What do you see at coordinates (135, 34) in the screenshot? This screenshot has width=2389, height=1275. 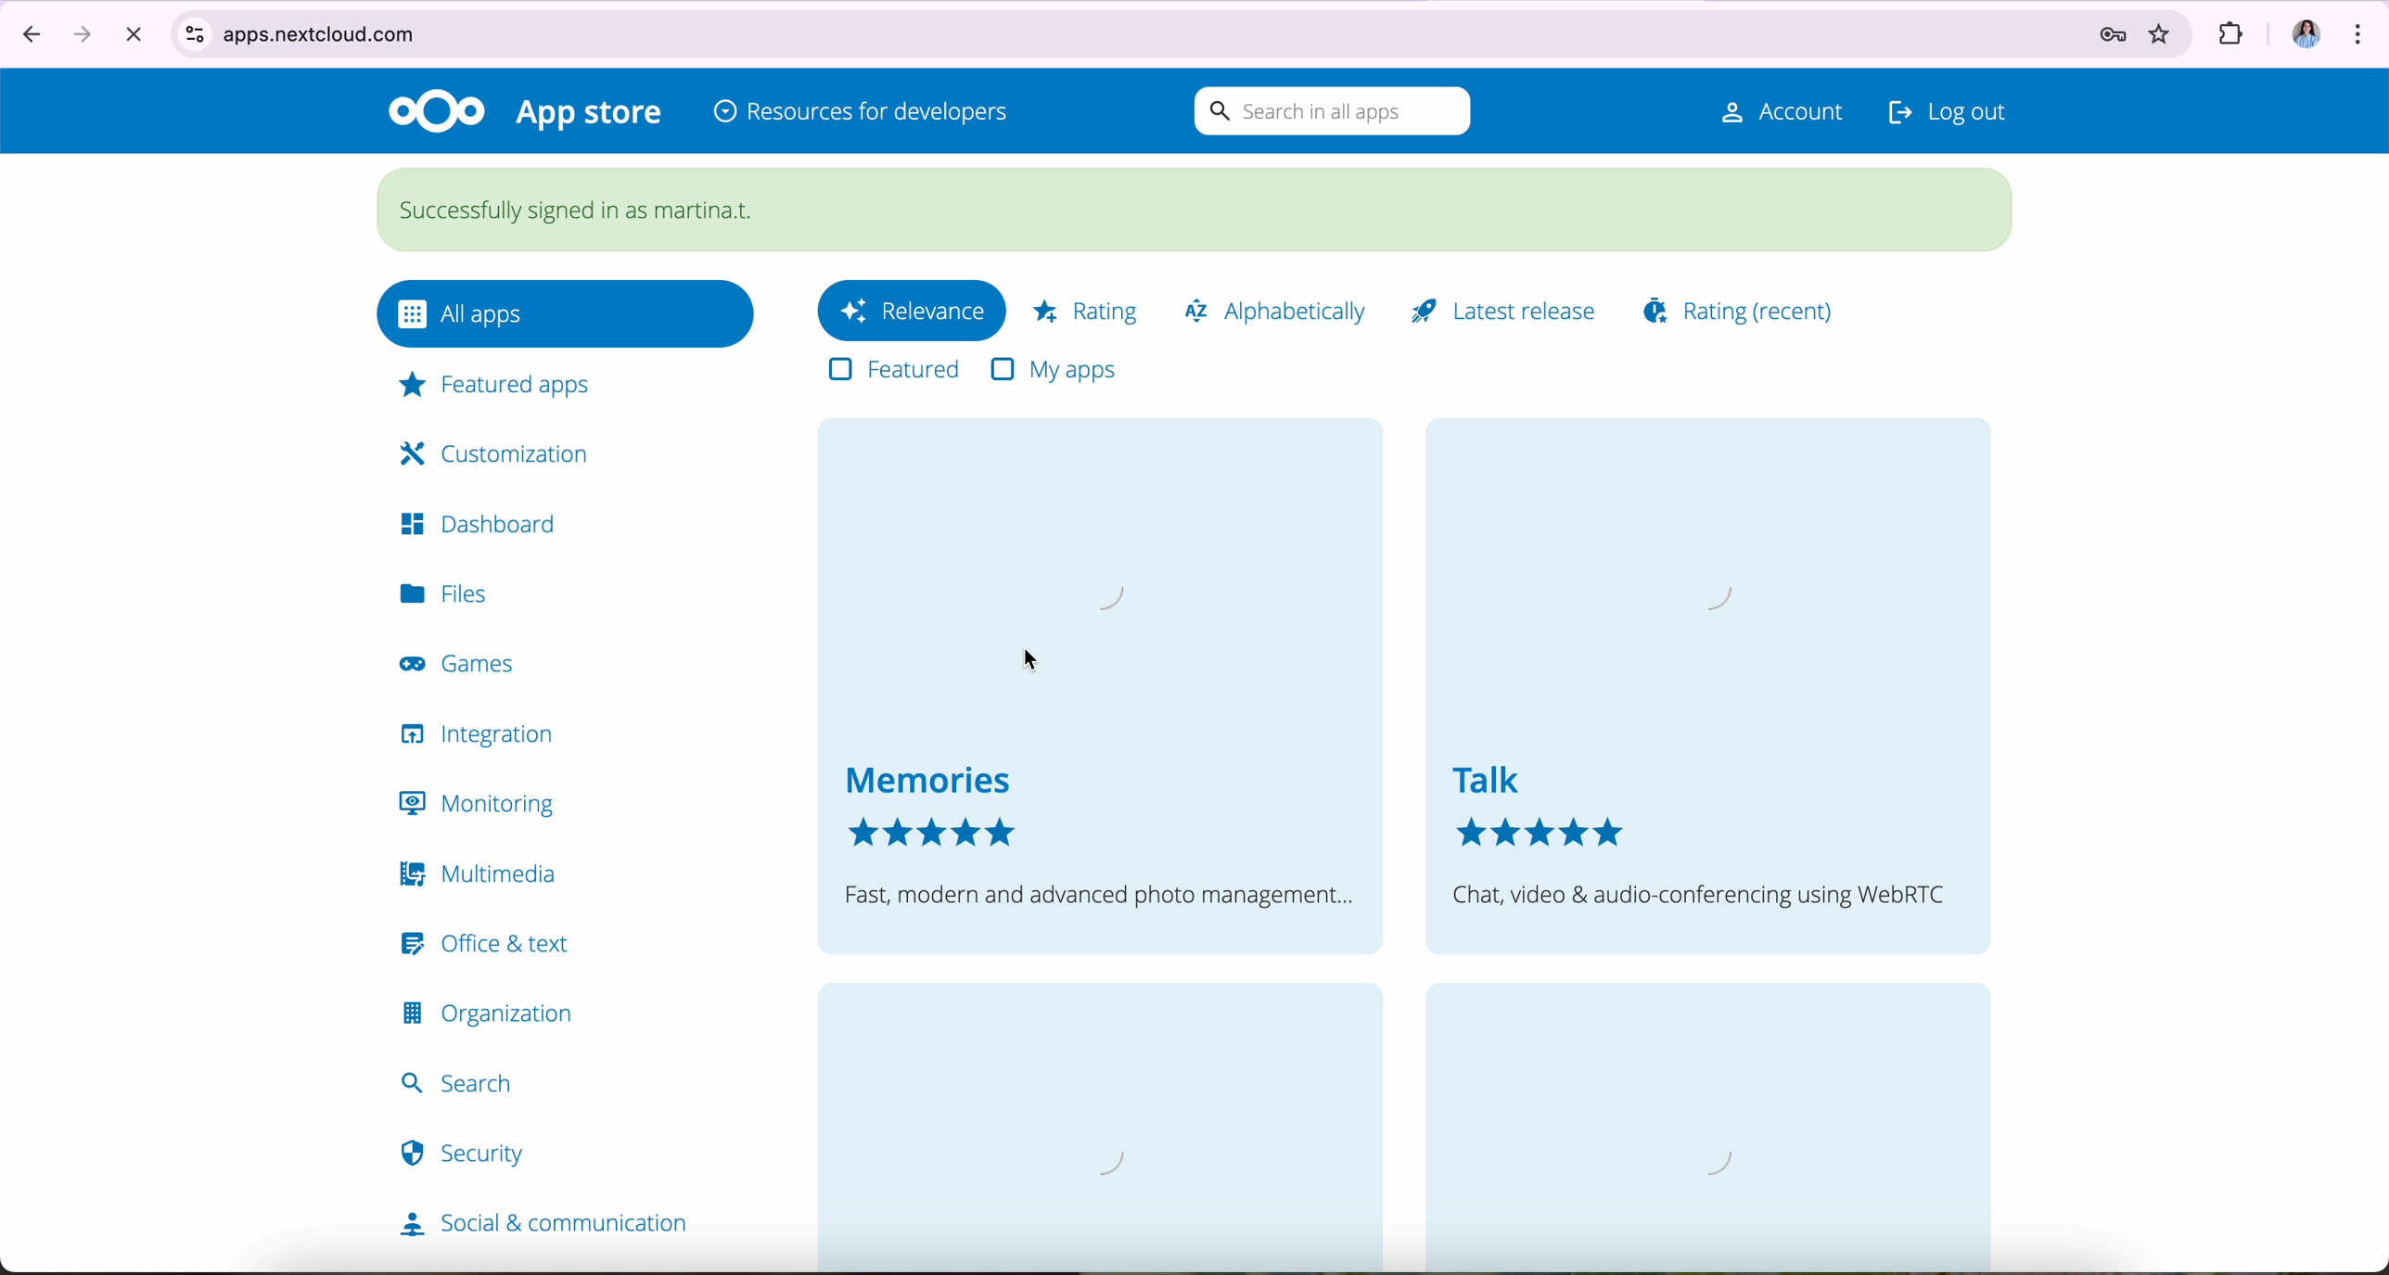 I see `cancel` at bounding box center [135, 34].